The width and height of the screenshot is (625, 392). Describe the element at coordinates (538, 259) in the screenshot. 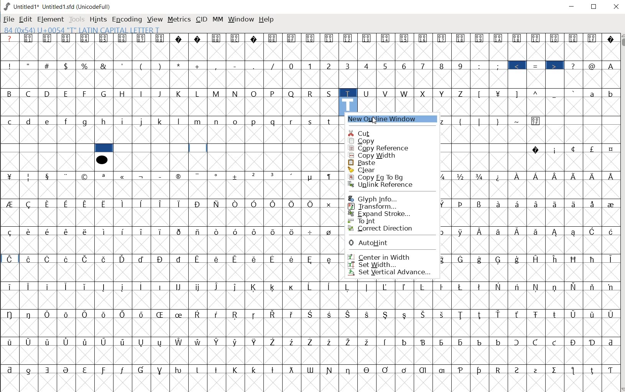

I see `Symbol` at that location.